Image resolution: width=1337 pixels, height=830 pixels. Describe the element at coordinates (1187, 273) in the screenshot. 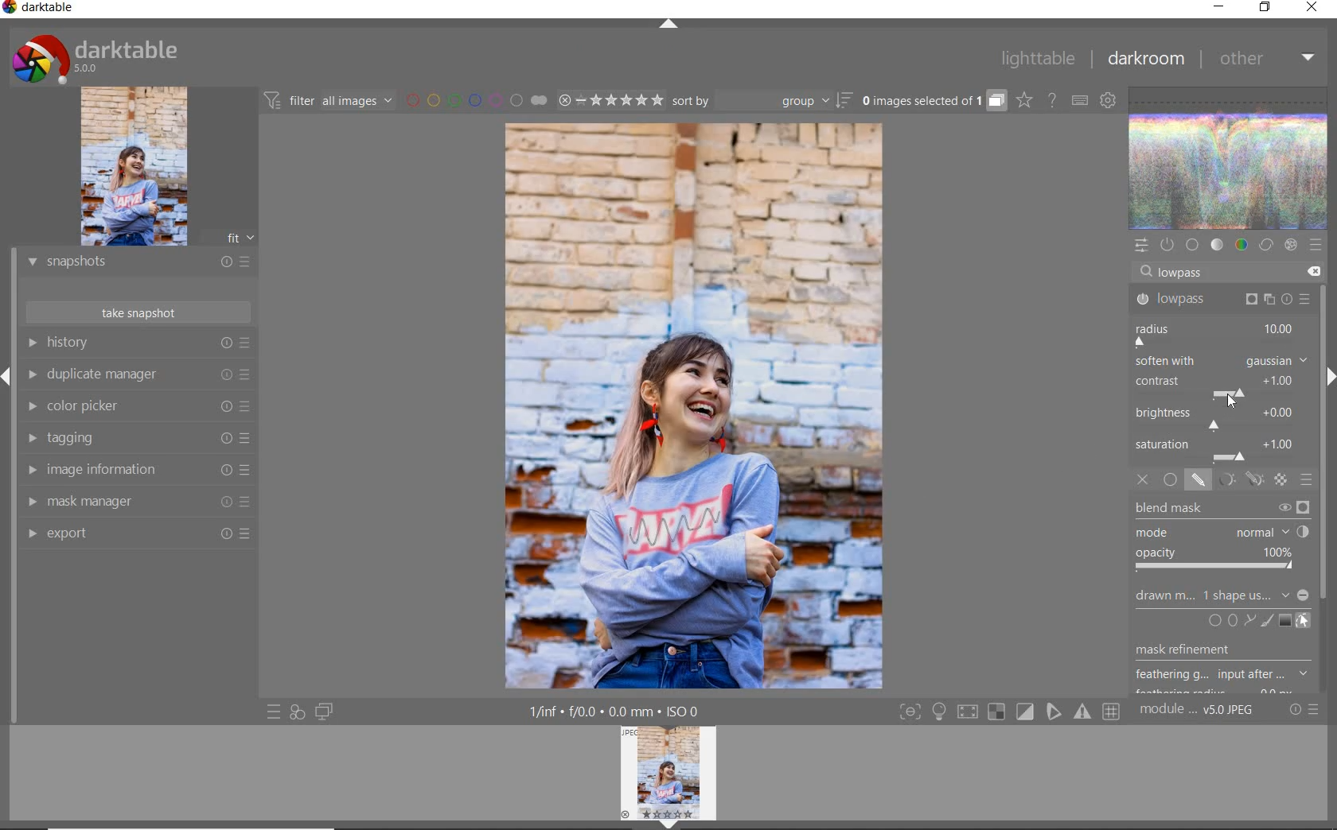

I see `lowpass` at that location.